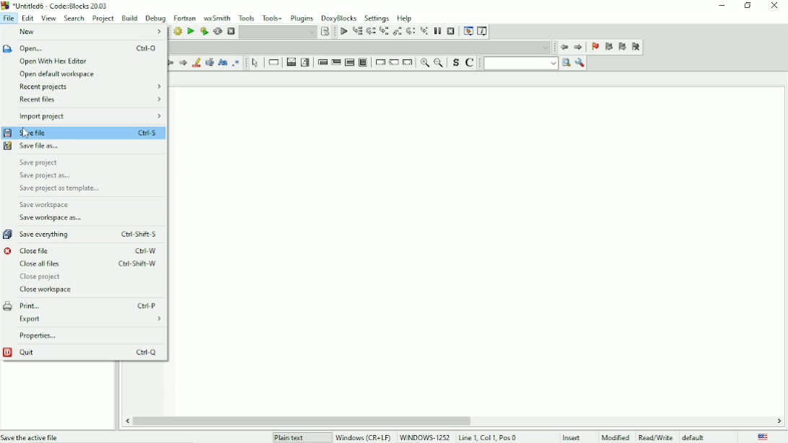 This screenshot has width=788, height=443. Describe the element at coordinates (455, 63) in the screenshot. I see `Toggle source` at that location.